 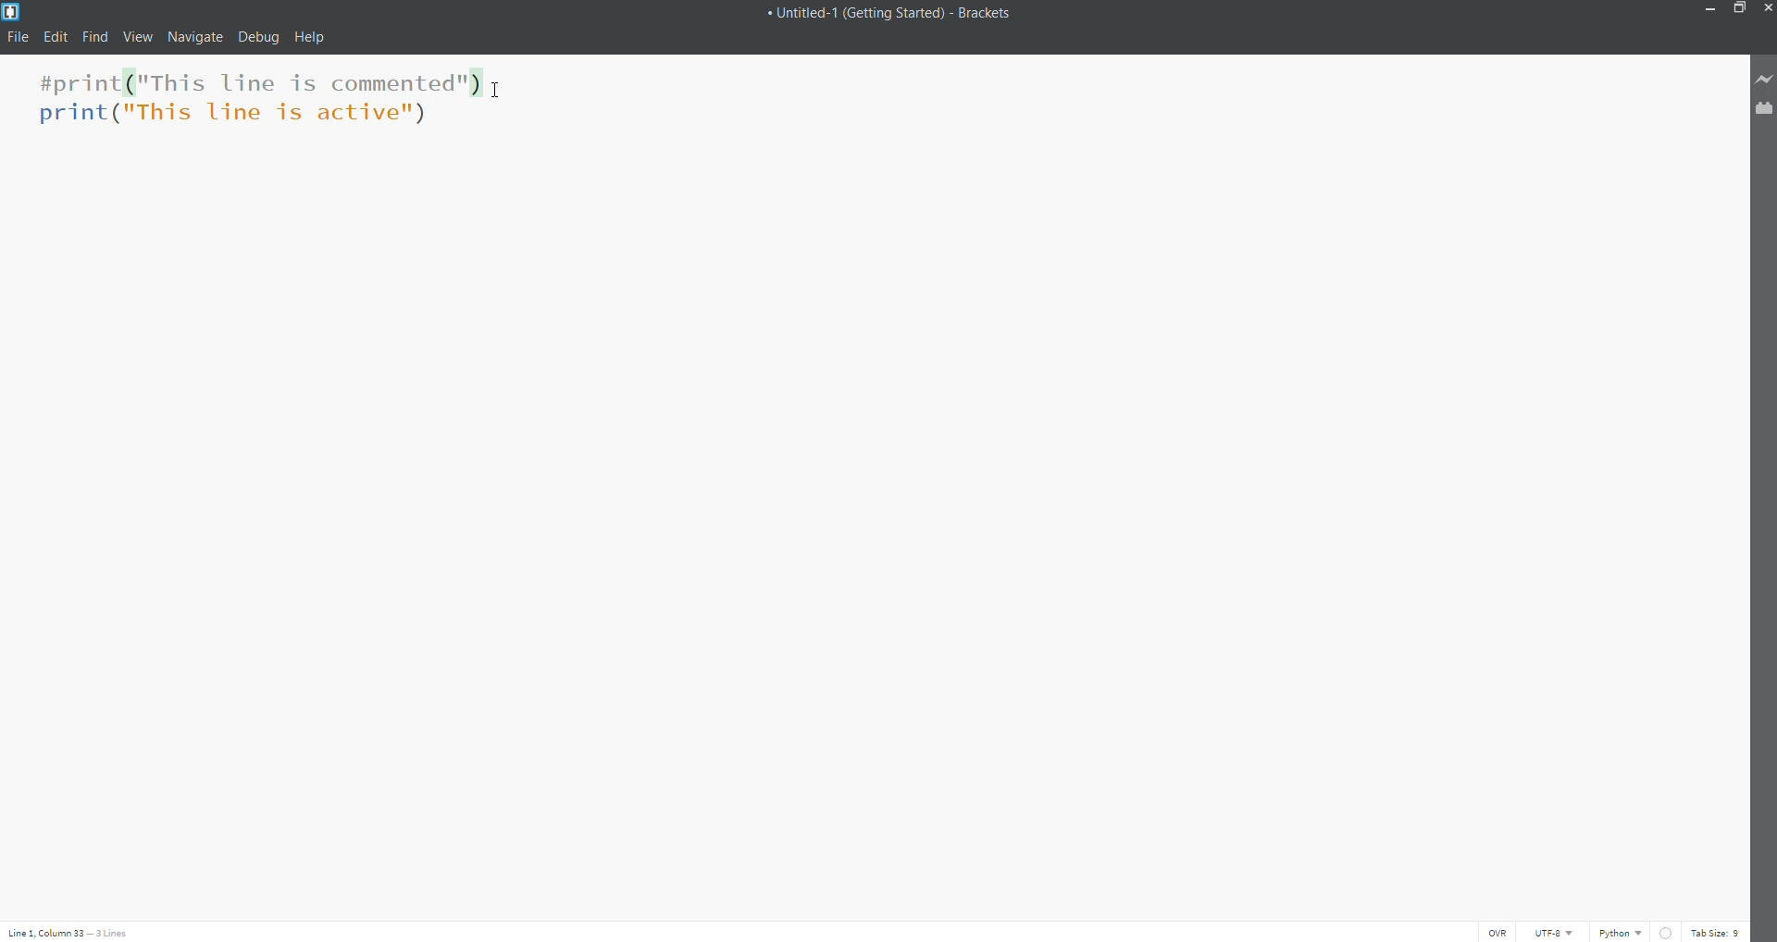 I want to click on Line and Column, so click(x=72, y=932).